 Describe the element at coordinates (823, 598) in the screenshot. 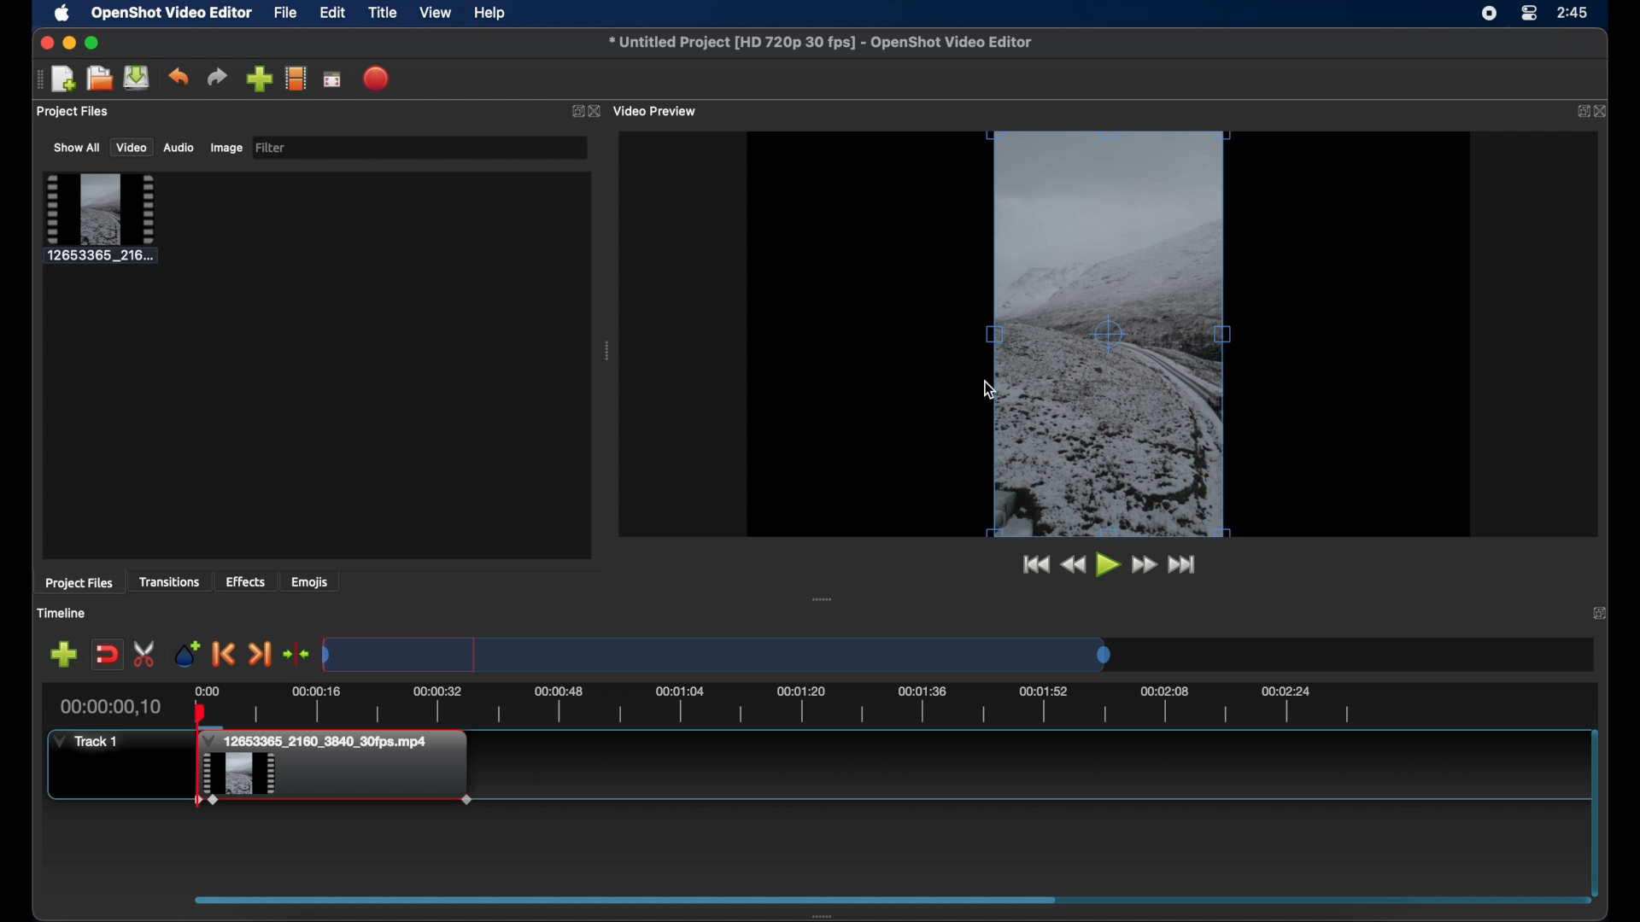

I see `drag handle` at that location.